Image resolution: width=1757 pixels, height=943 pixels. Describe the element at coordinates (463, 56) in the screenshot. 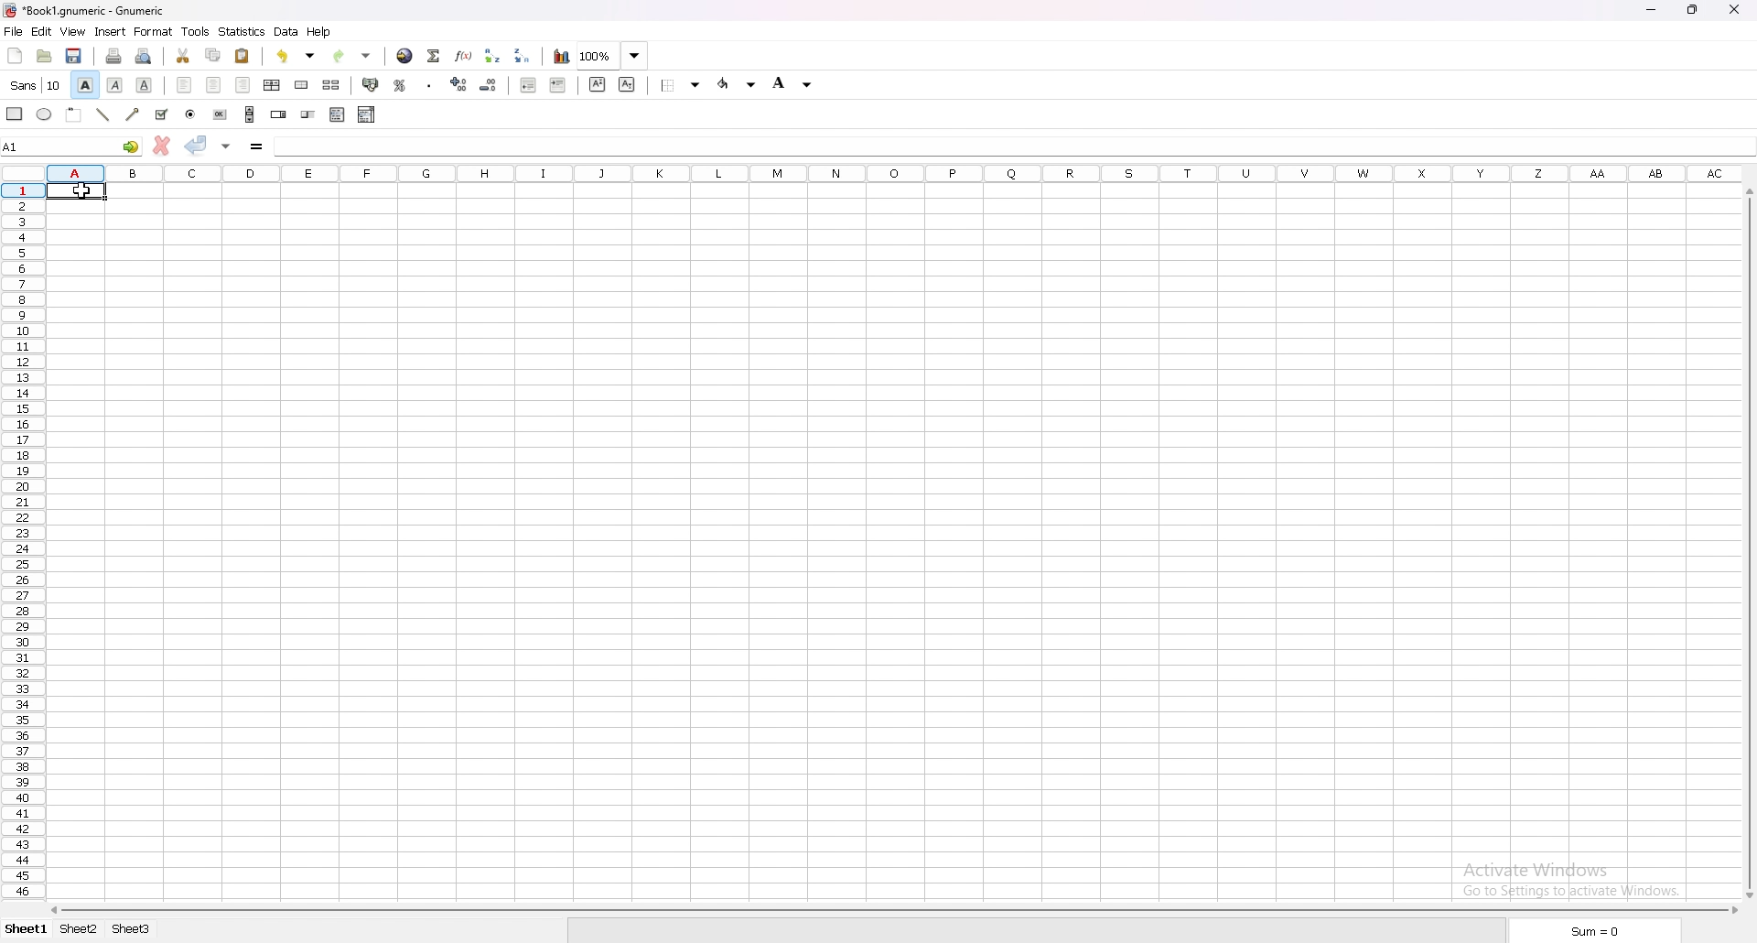

I see `function` at that location.